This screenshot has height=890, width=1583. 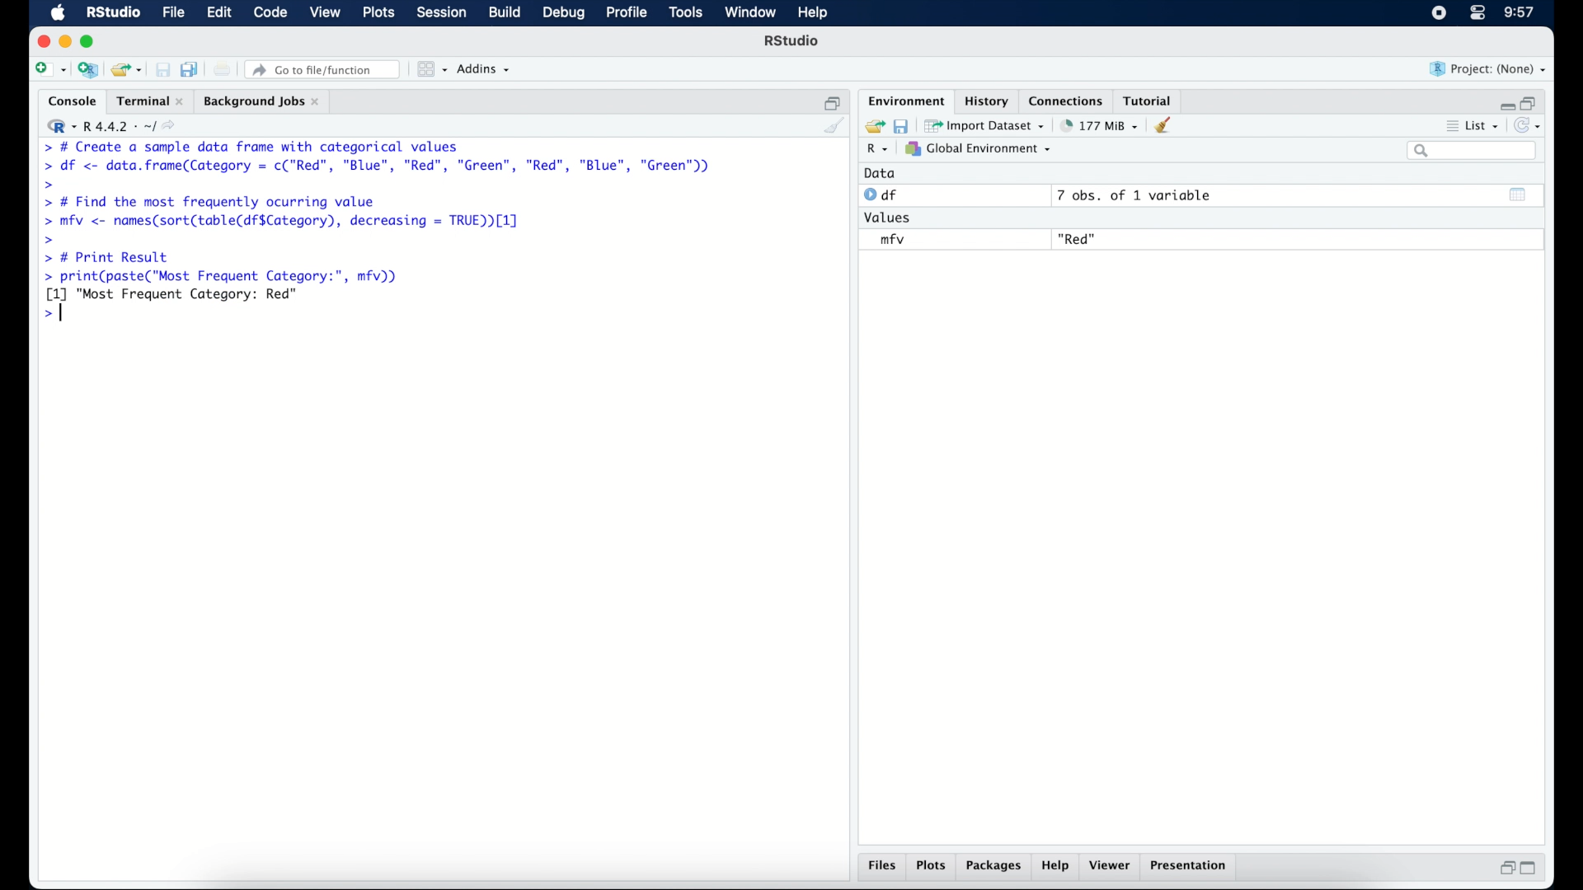 I want to click on macOS , so click(x=58, y=13).